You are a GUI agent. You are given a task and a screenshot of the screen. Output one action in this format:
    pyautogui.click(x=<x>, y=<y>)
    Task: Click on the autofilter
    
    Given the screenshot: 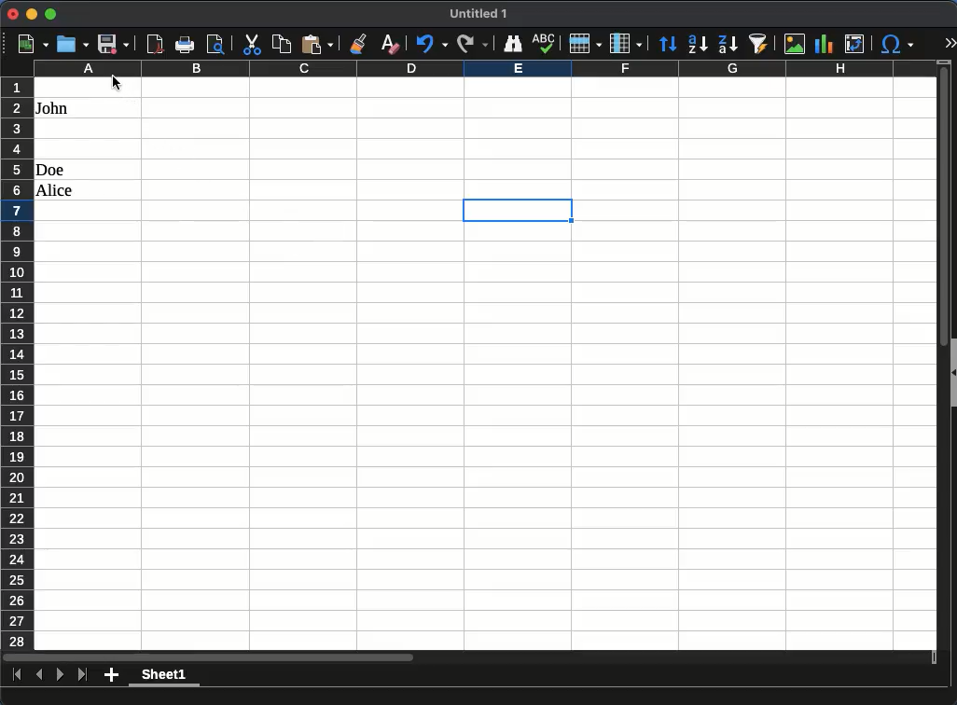 What is the action you would take?
    pyautogui.click(x=758, y=43)
    